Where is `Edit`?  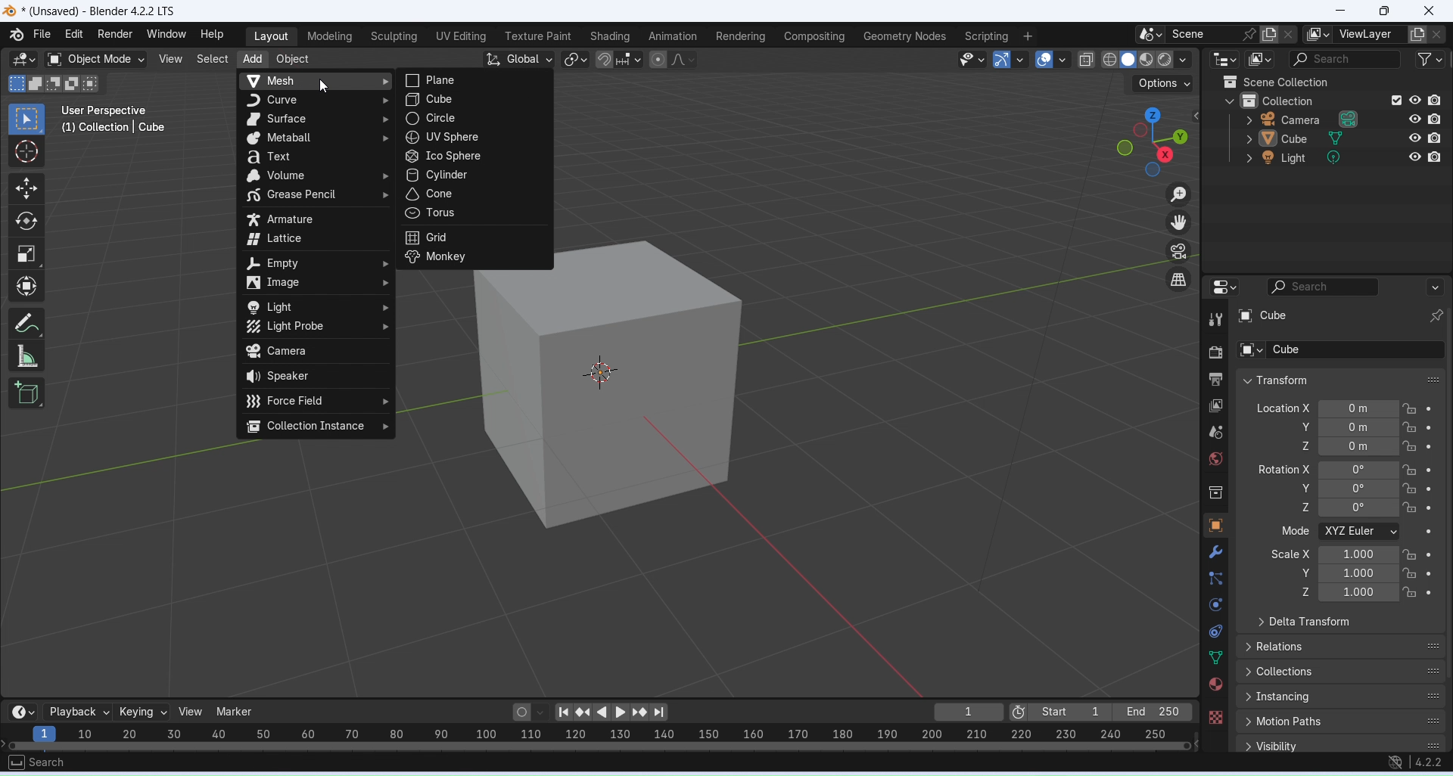
Edit is located at coordinates (75, 34).